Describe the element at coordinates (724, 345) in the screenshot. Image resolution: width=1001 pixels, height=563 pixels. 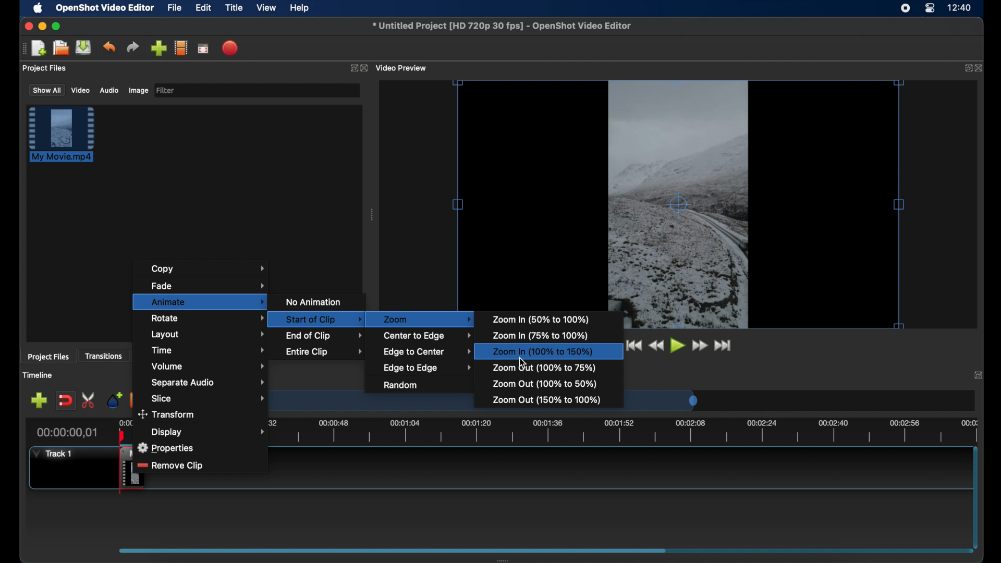
I see `jump to start` at that location.